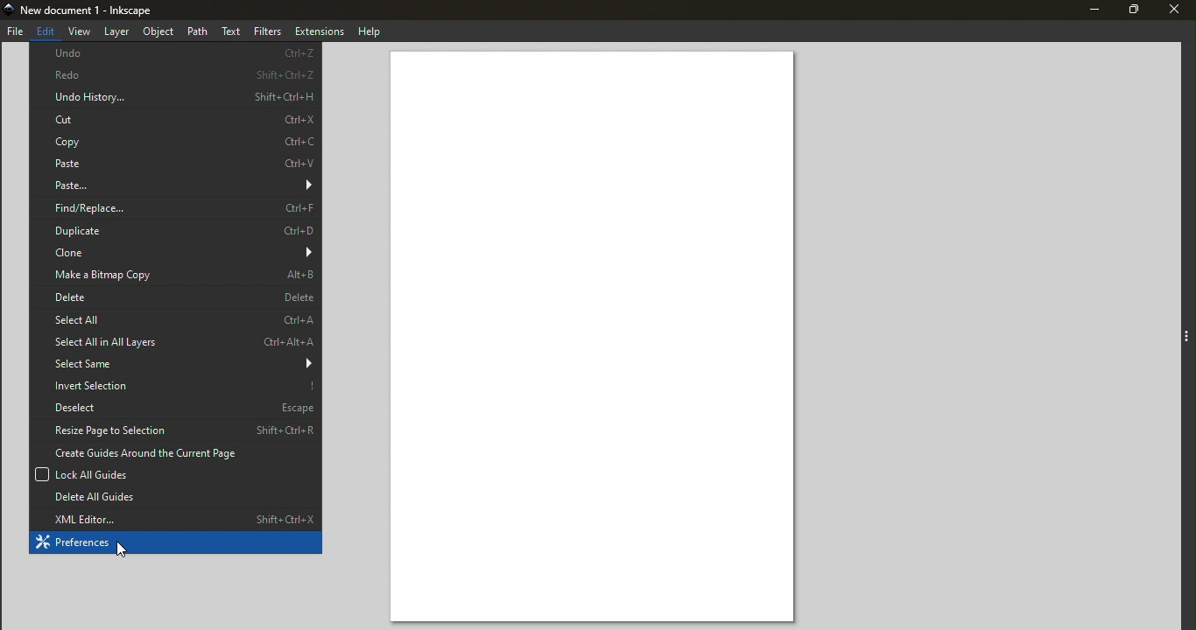  What do you see at coordinates (174, 299) in the screenshot?
I see `Delete` at bounding box center [174, 299].